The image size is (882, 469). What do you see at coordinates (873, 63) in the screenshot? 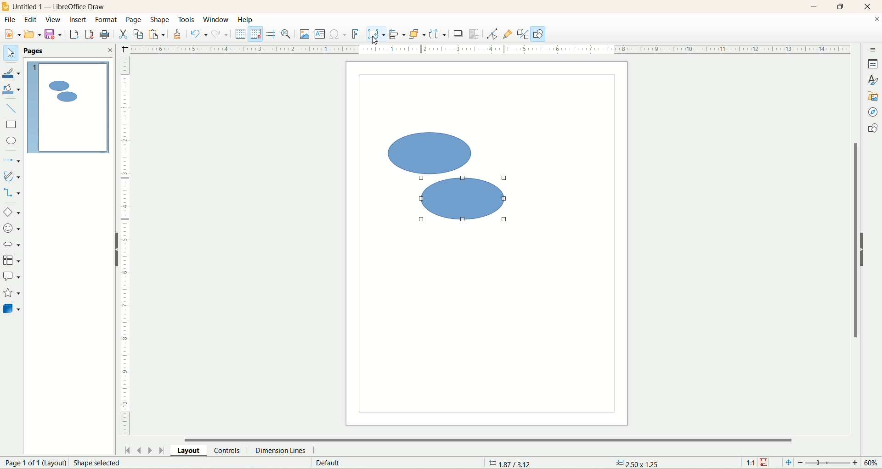
I see `properties` at bounding box center [873, 63].